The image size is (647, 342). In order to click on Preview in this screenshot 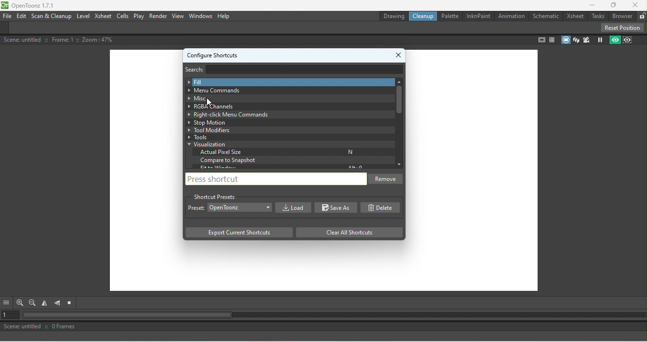, I will do `click(614, 40)`.